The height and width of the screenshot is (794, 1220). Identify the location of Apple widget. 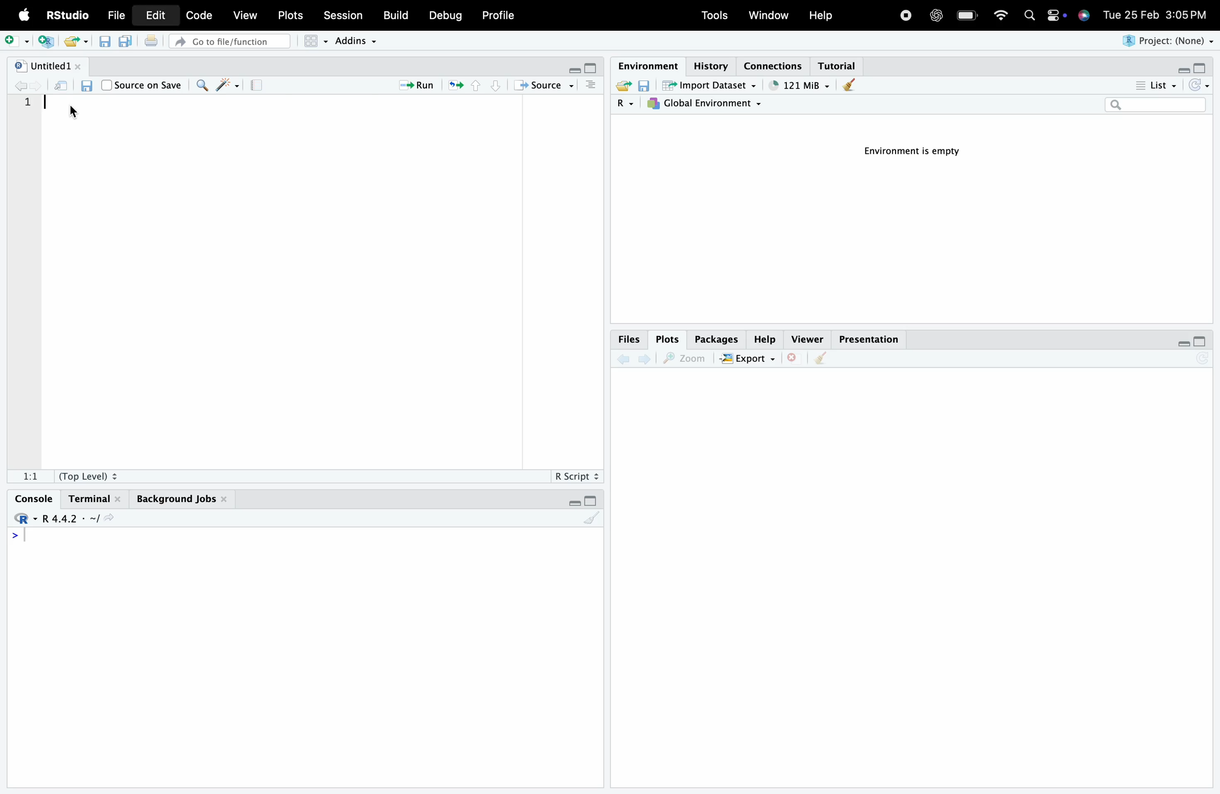
(1056, 16).